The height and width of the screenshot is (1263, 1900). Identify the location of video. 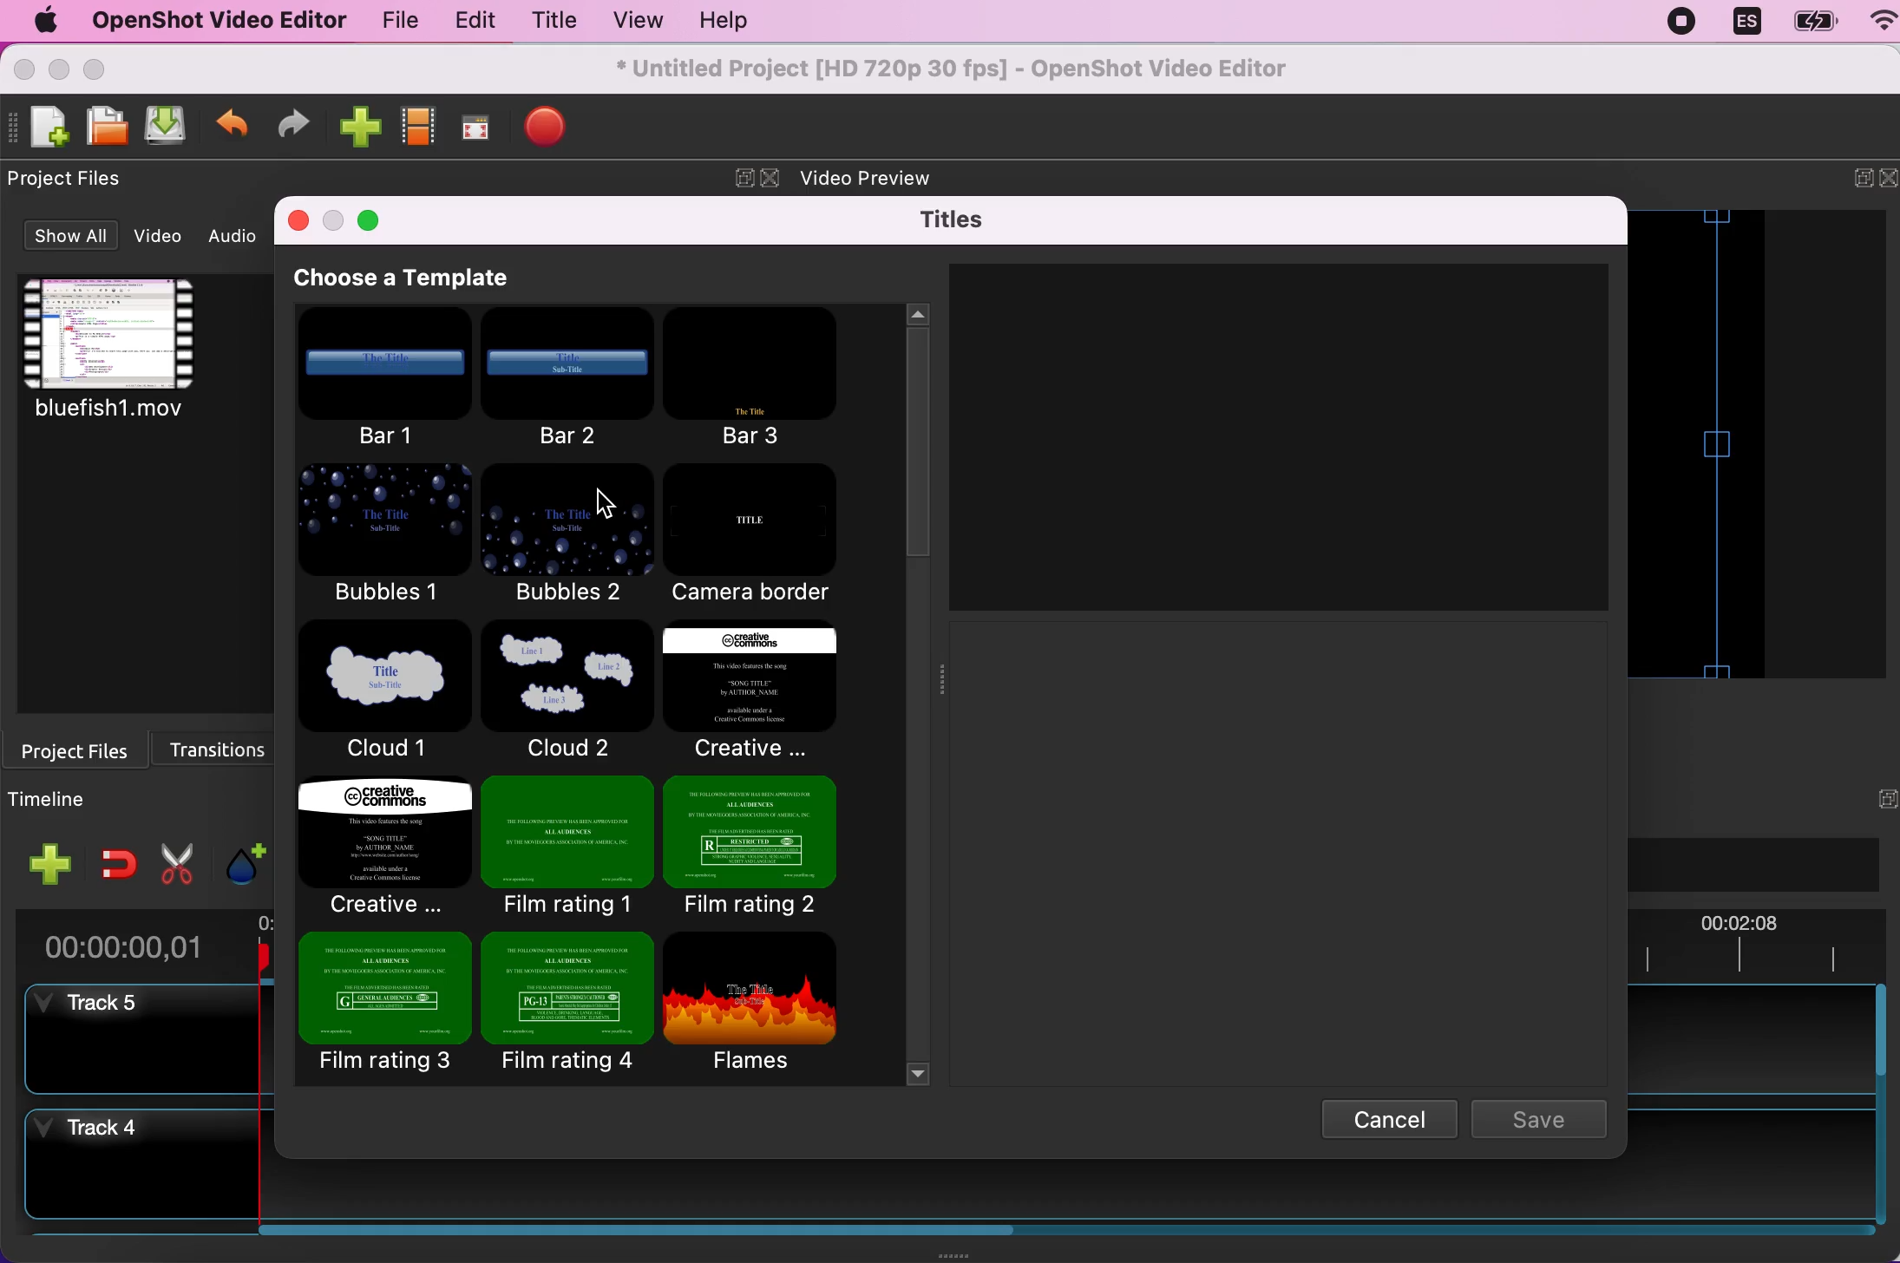
(141, 363).